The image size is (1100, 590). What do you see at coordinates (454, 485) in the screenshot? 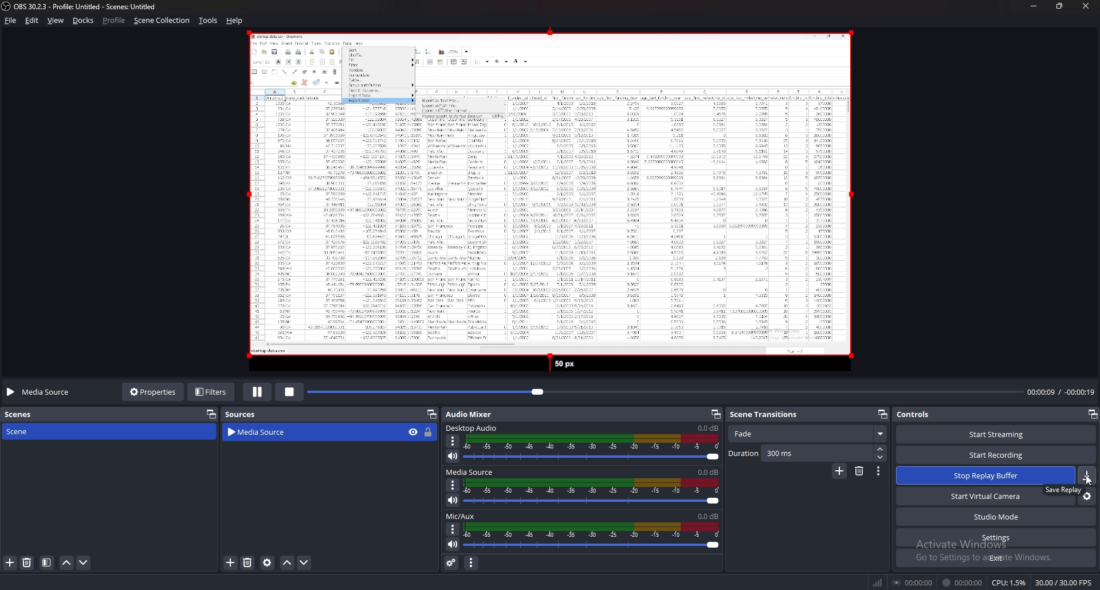
I see `options` at bounding box center [454, 485].